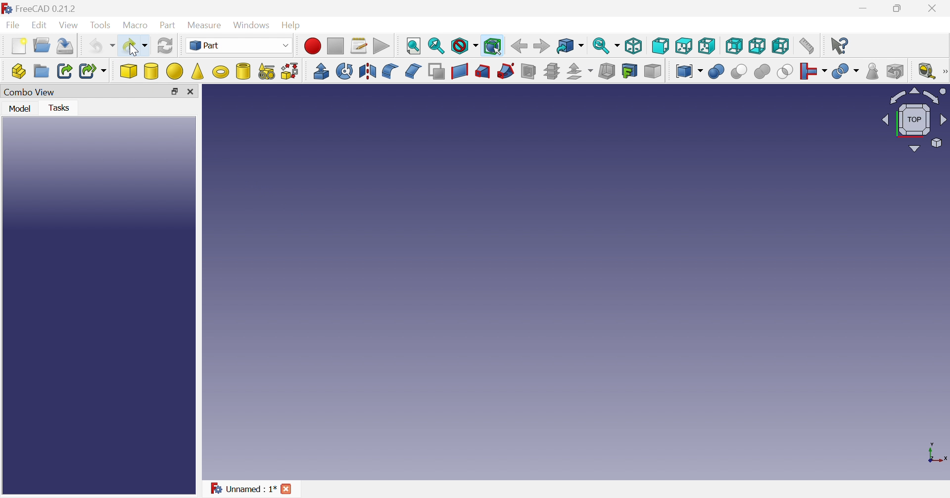  What do you see at coordinates (435, 46) in the screenshot?
I see `Fit selection` at bounding box center [435, 46].